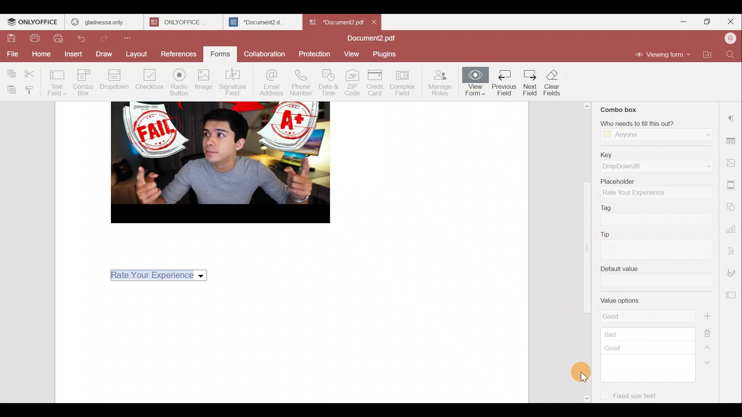 The width and height of the screenshot is (742, 417). I want to click on Document2.pdf, so click(371, 38).